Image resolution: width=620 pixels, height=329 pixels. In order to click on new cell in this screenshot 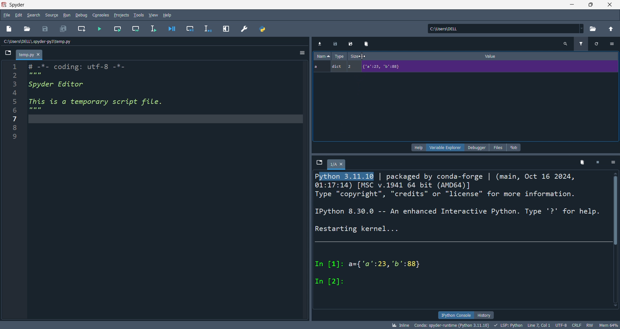, I will do `click(80, 28)`.